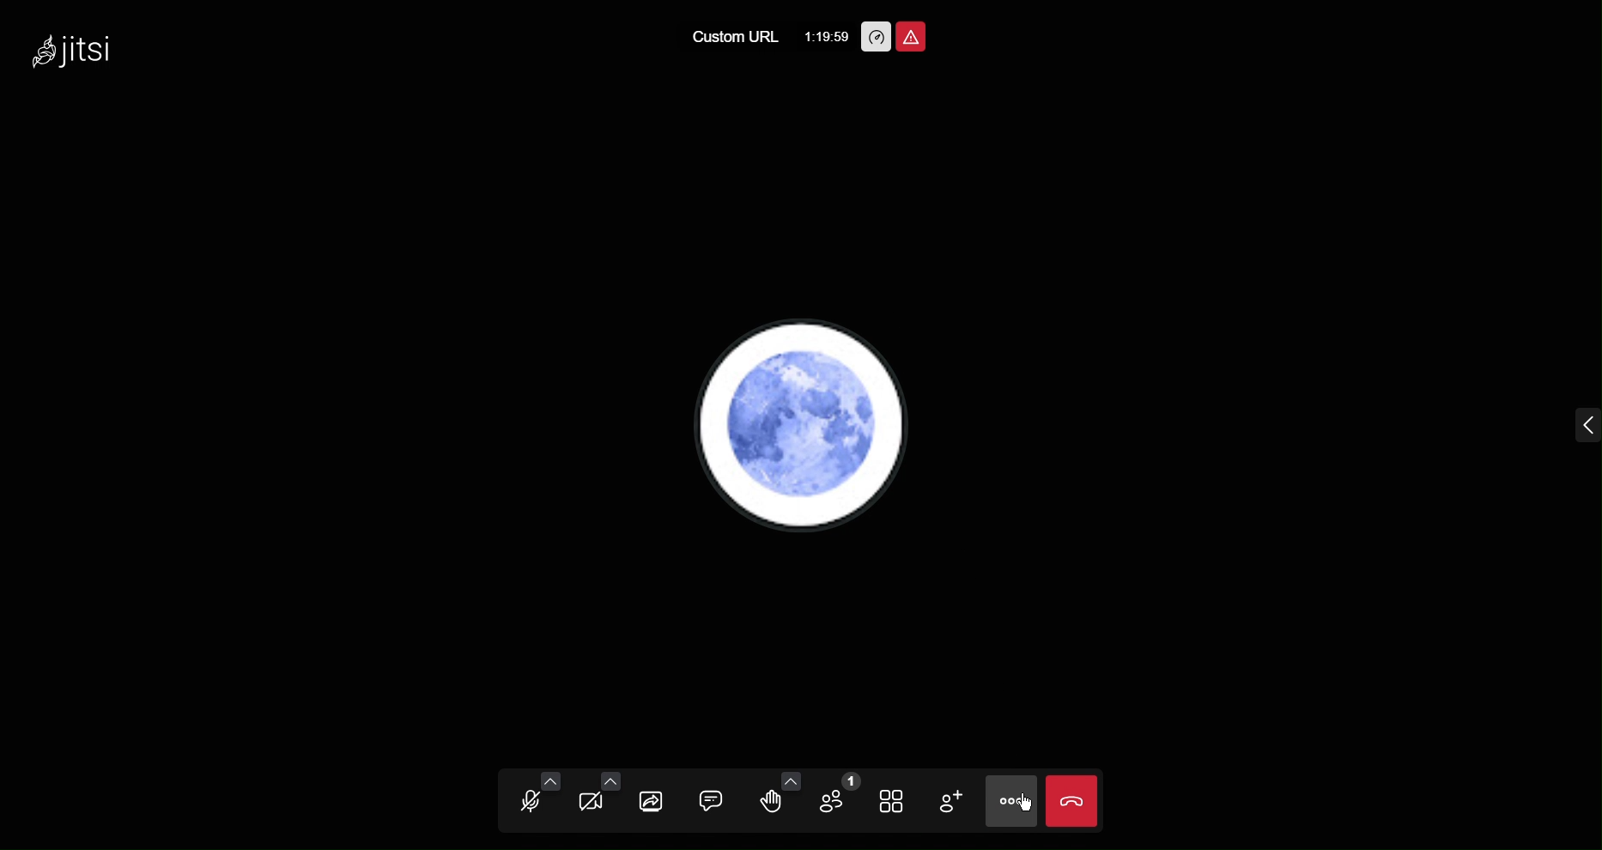 Image resolution: width=1602 pixels, height=850 pixels. What do you see at coordinates (840, 799) in the screenshot?
I see `Participants` at bounding box center [840, 799].